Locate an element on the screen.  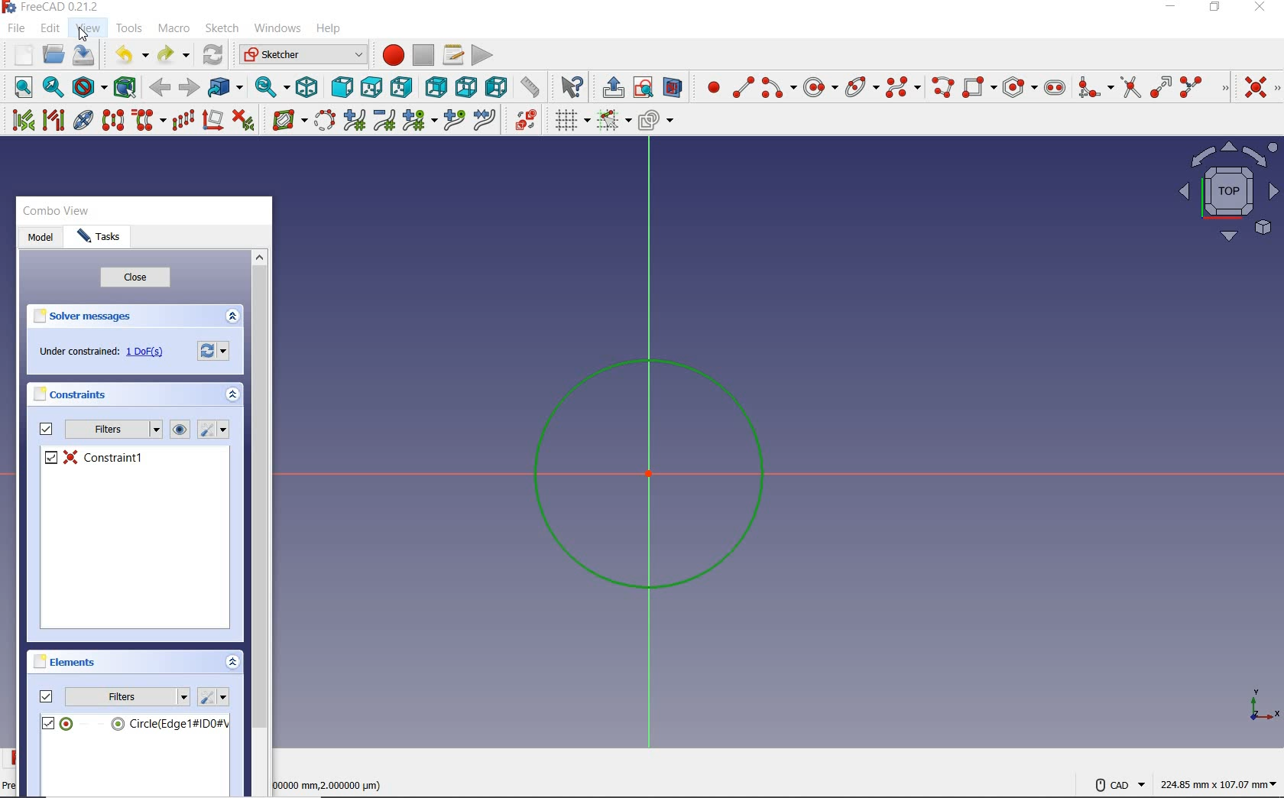
modify knot multiplicity is located at coordinates (418, 120).